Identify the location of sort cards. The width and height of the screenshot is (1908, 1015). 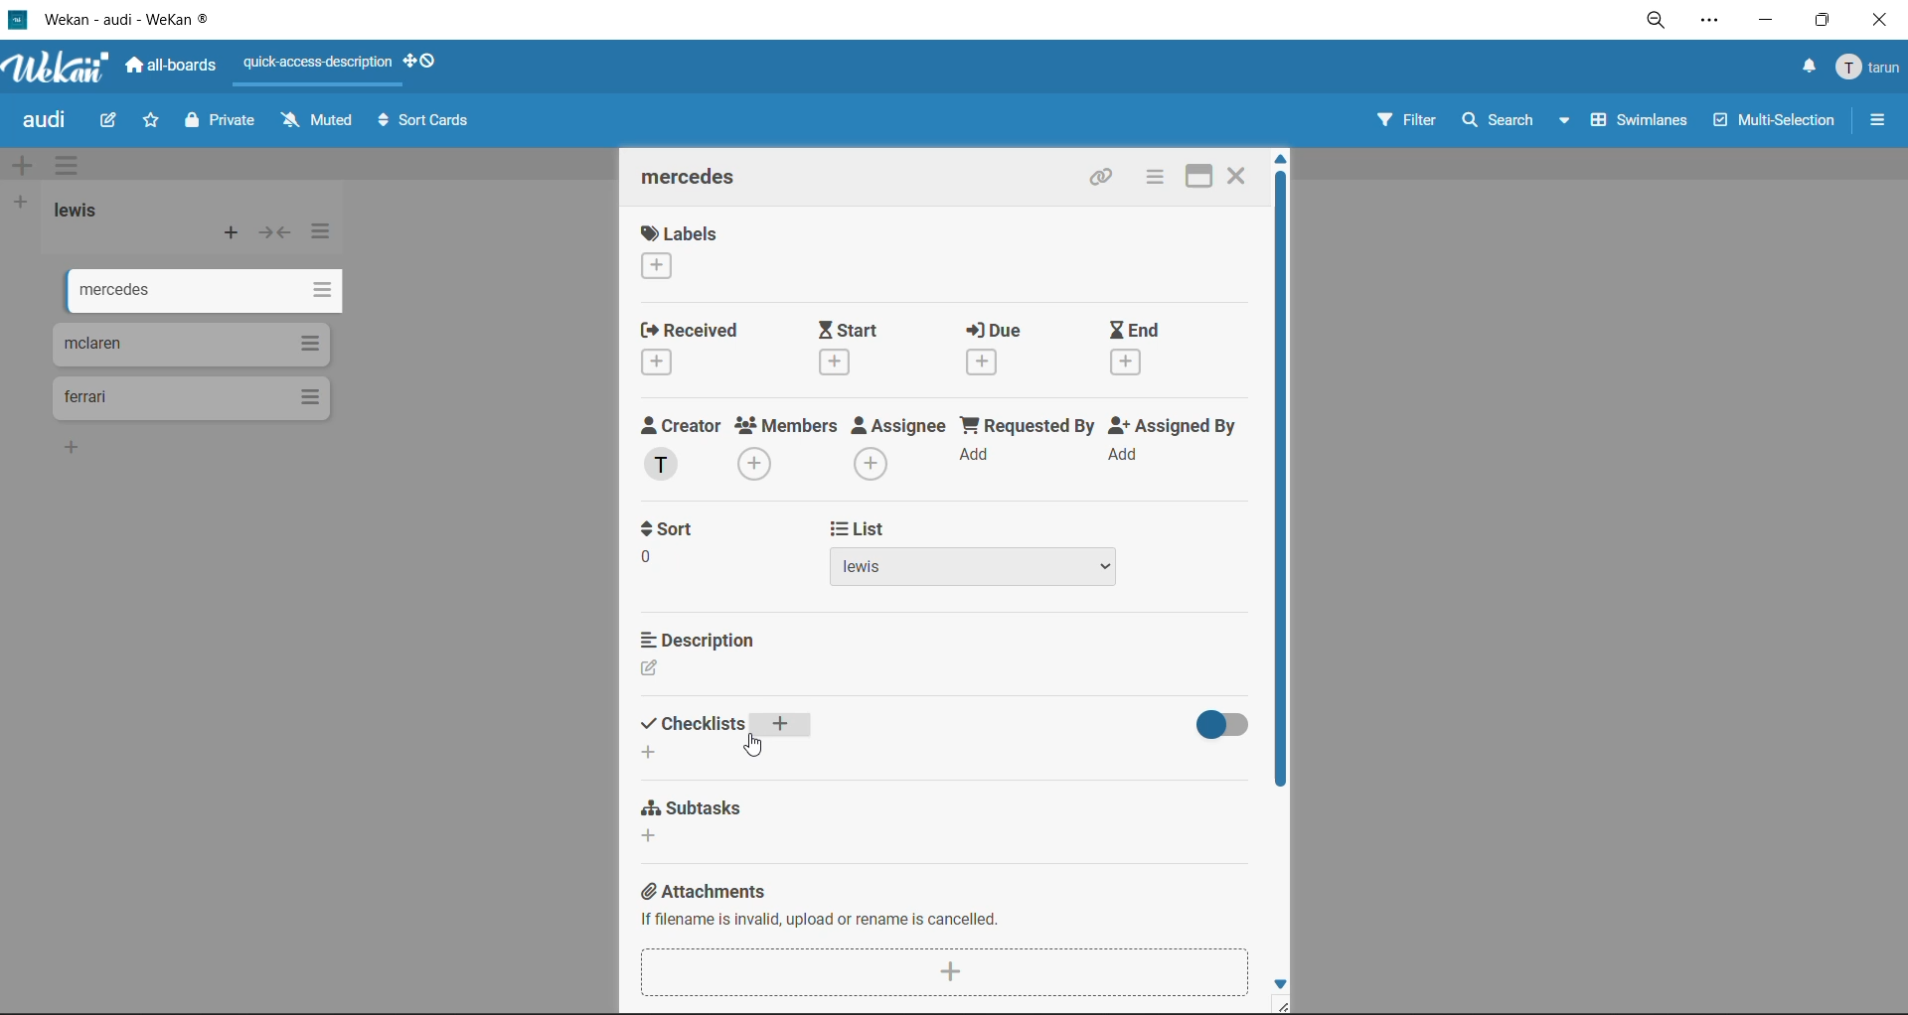
(428, 124).